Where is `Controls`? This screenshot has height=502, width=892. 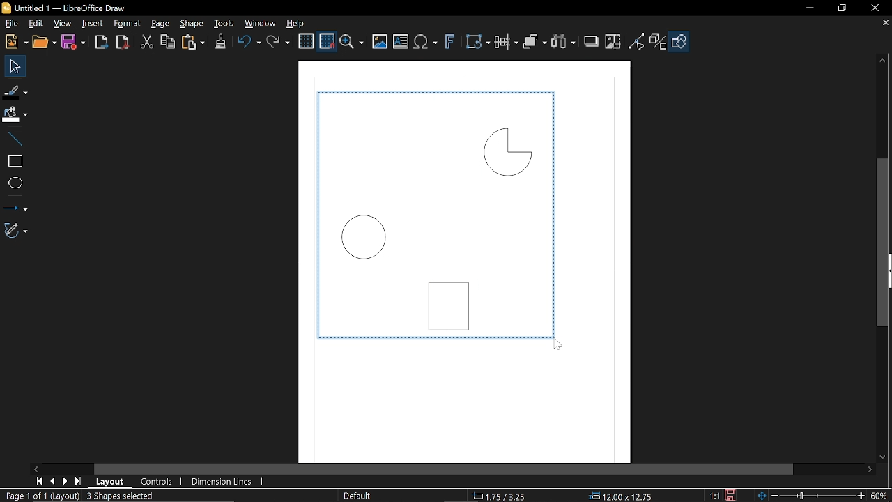 Controls is located at coordinates (157, 481).